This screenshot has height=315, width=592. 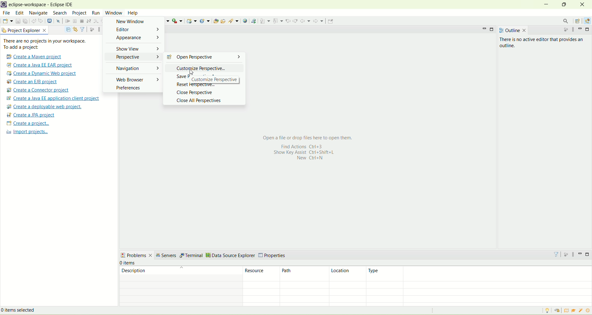 I want to click on perspective, so click(x=134, y=57).